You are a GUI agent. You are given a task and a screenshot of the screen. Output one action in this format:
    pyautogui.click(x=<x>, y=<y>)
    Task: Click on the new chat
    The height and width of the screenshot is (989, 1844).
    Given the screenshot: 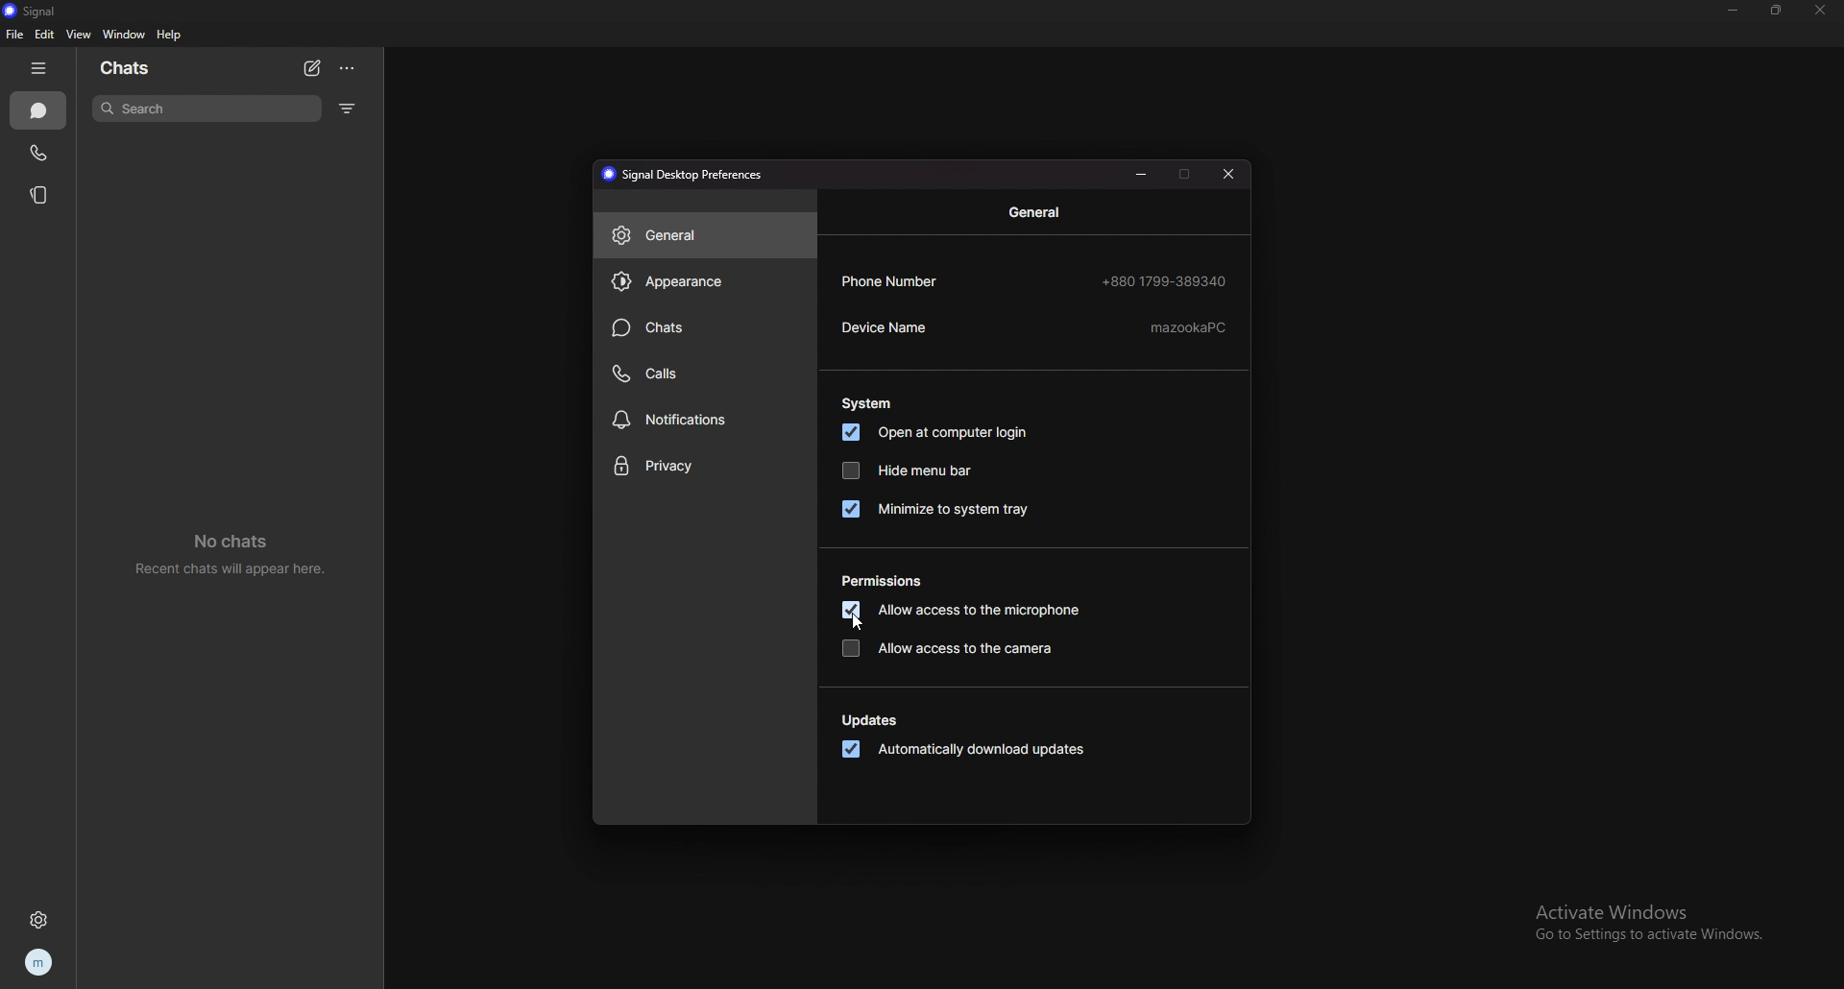 What is the action you would take?
    pyautogui.click(x=312, y=68)
    